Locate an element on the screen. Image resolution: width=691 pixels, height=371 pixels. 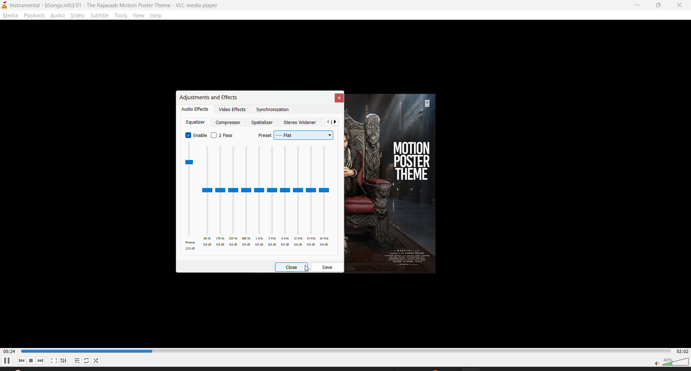
pause is located at coordinates (8, 362).